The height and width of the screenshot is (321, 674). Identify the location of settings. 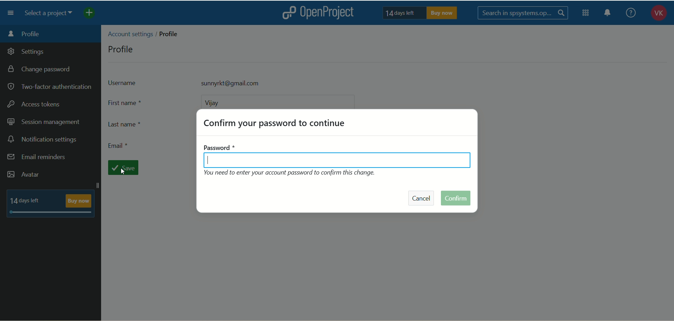
(26, 53).